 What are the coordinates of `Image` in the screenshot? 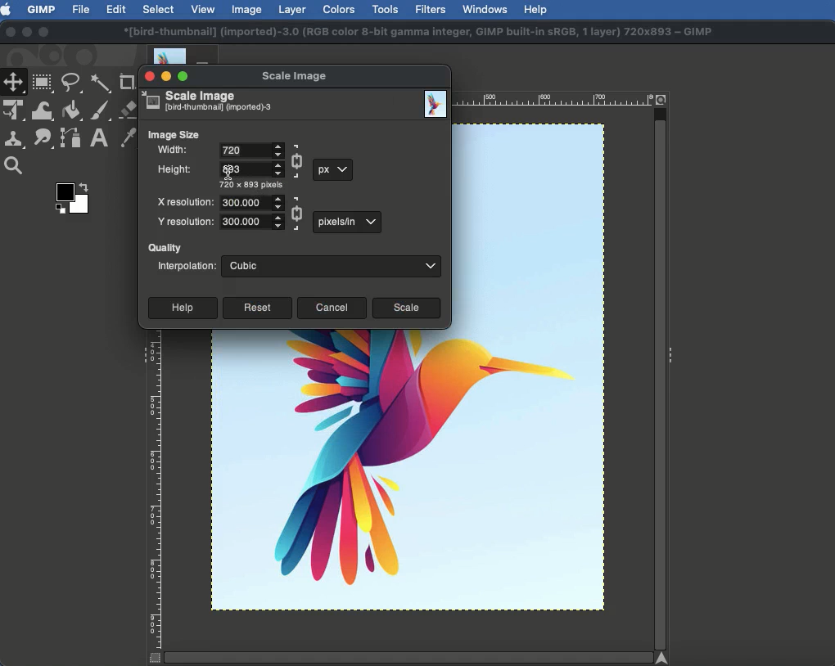 It's located at (246, 11).